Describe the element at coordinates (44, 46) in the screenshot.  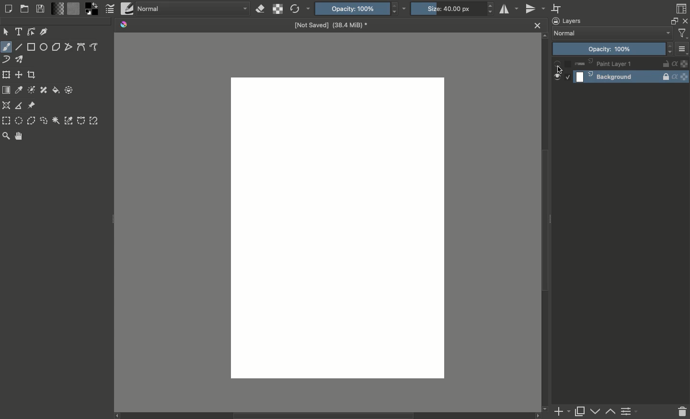
I see `Ellipse` at that location.